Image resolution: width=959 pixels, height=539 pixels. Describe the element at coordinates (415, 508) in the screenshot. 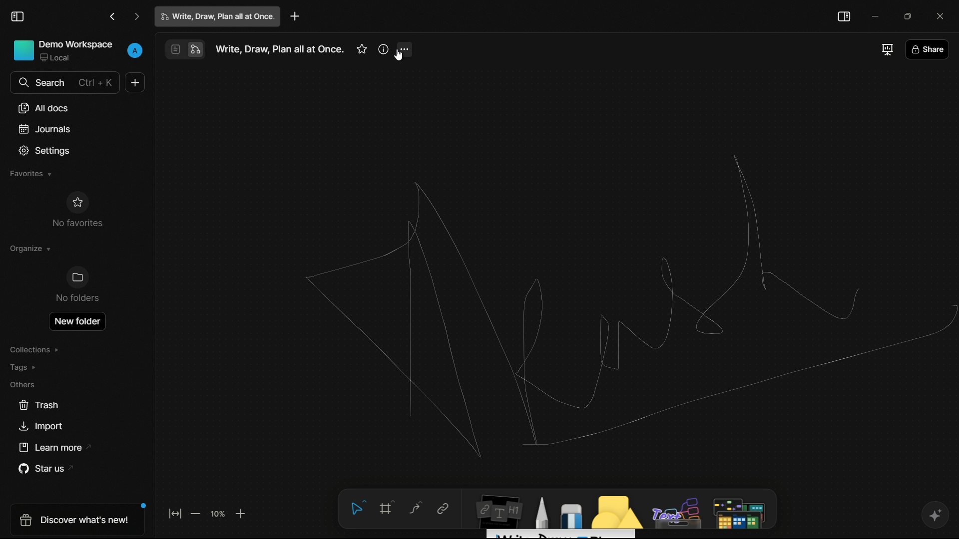

I see `curve` at that location.